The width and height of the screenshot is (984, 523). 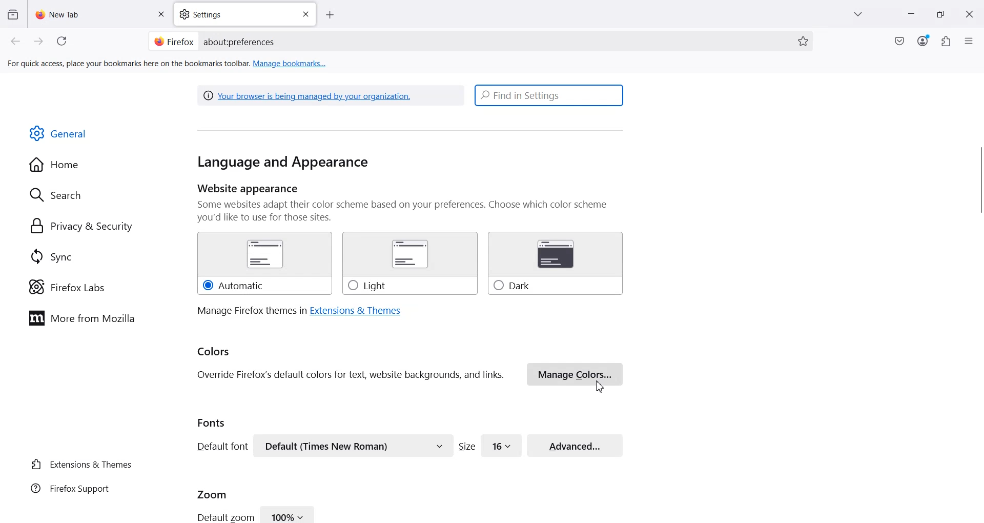 What do you see at coordinates (220, 446) in the screenshot?
I see `Default font` at bounding box center [220, 446].